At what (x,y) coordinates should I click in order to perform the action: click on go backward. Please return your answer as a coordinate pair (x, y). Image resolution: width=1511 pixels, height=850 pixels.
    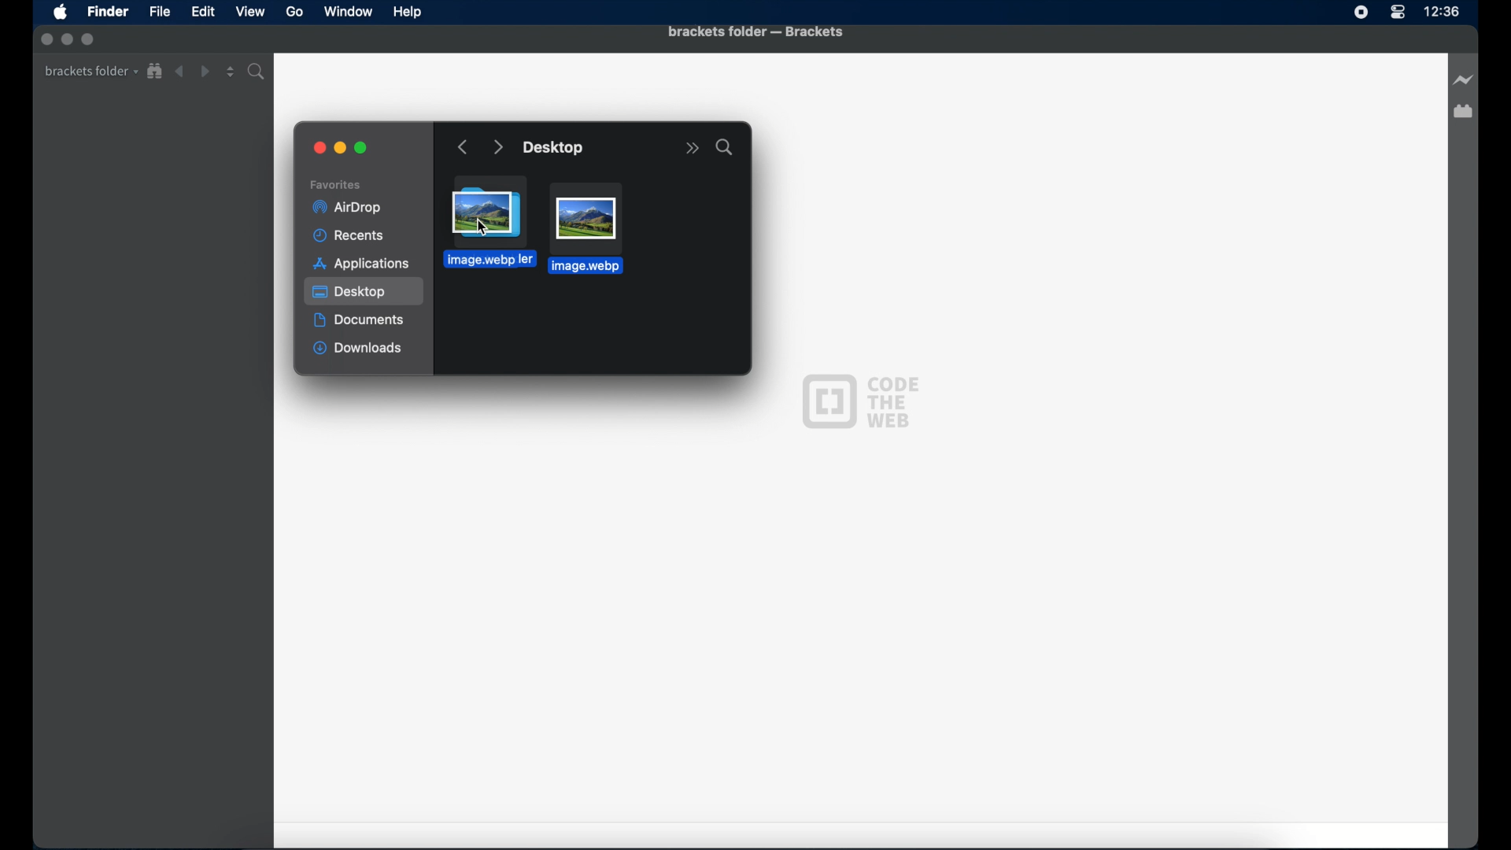
    Looking at the image, I should click on (464, 148).